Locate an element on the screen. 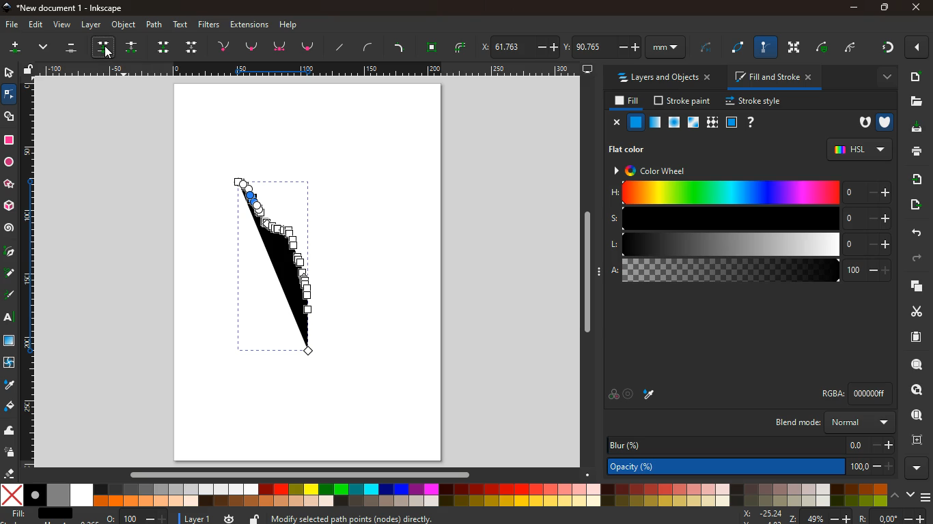 The height and width of the screenshot is (524, 933). Close is located at coordinates (916, 8).